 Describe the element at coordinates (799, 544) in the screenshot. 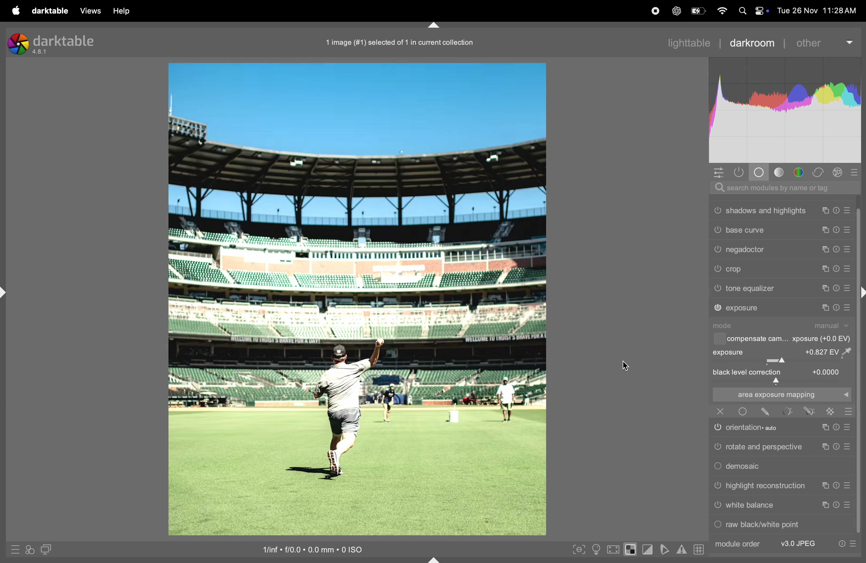

I see `  jpeg` at that location.